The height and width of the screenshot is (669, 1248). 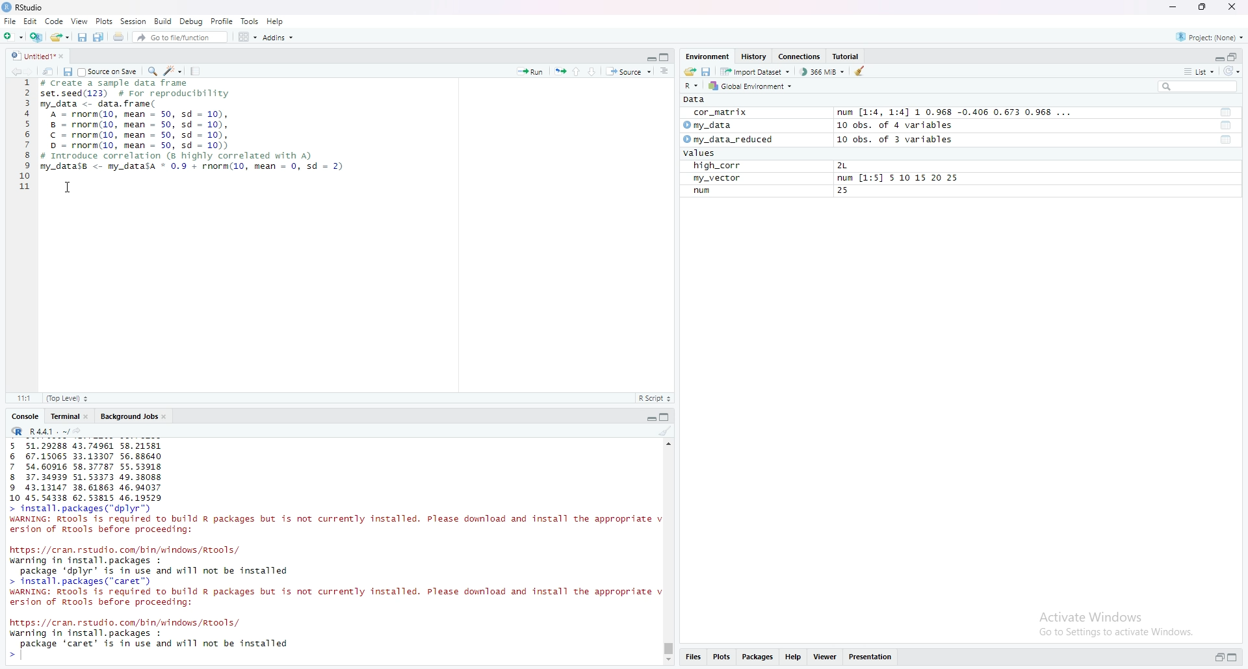 What do you see at coordinates (707, 71) in the screenshot?
I see `save` at bounding box center [707, 71].